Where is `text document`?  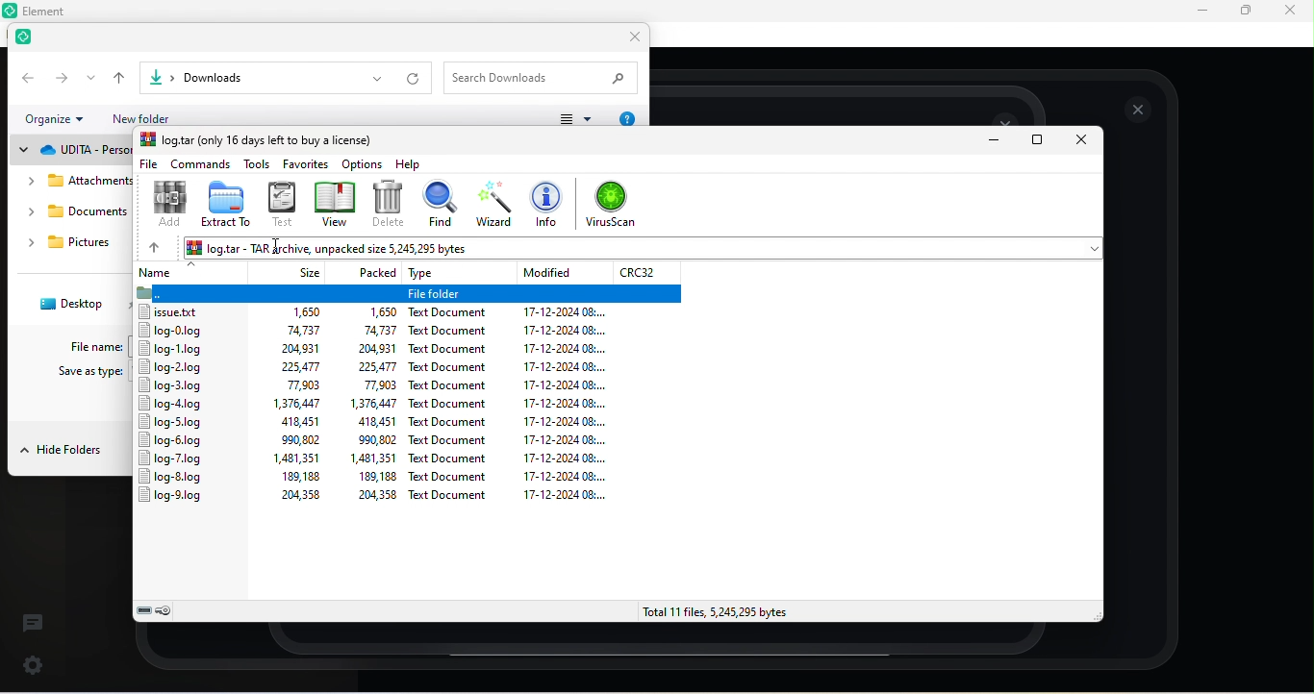
text document is located at coordinates (448, 404).